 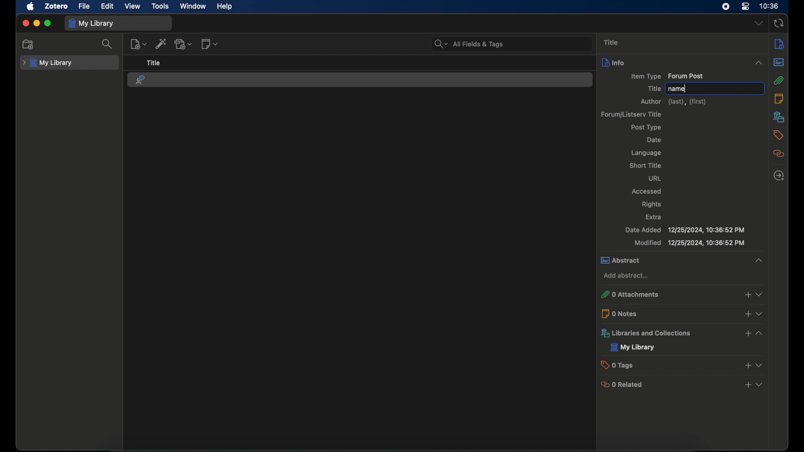 I want to click on info, so click(x=682, y=62).